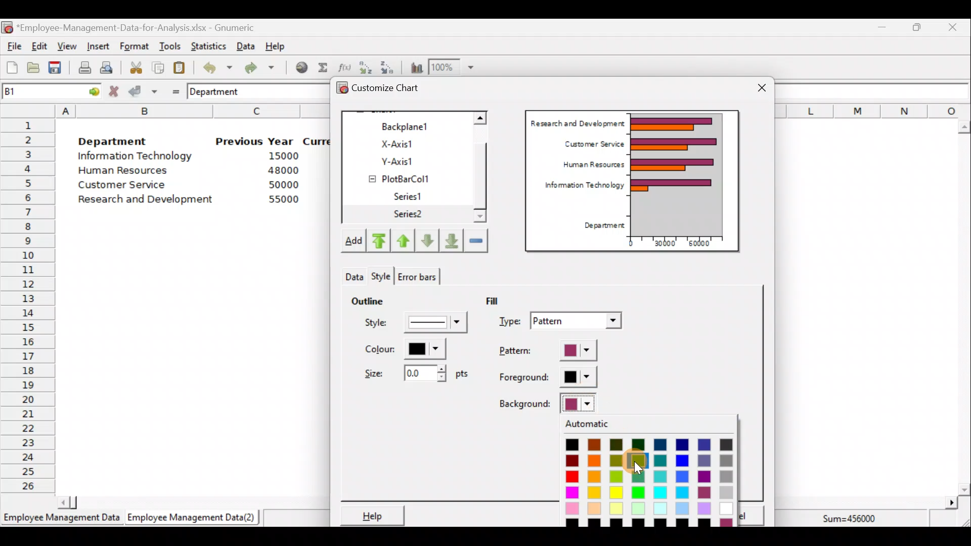 The image size is (971, 546). Describe the element at coordinates (414, 67) in the screenshot. I see `Insert a chart` at that location.